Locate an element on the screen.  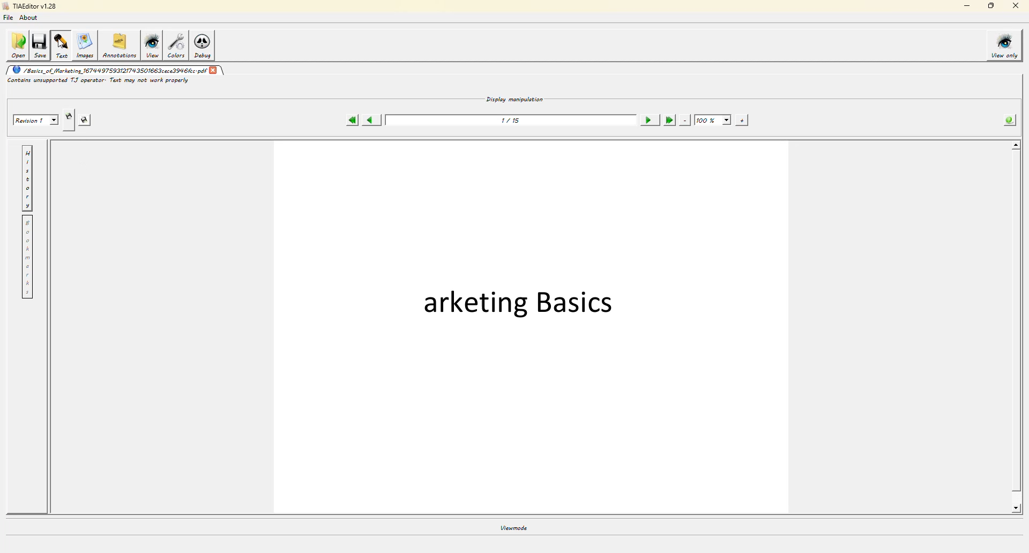
100% is located at coordinates (712, 120).